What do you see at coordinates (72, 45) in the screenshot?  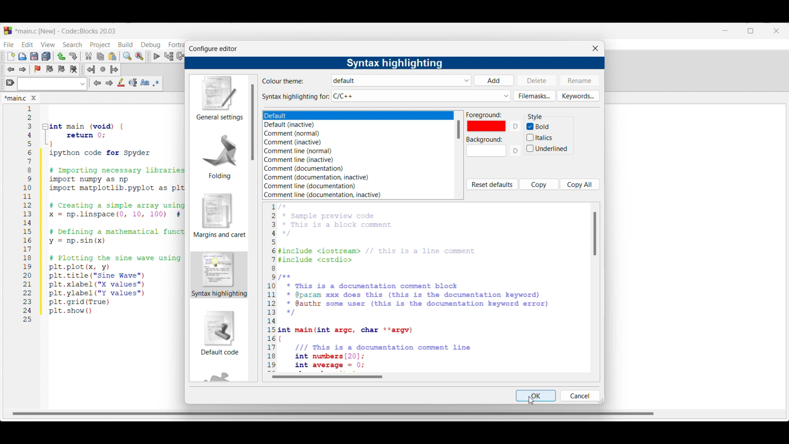 I see `Search menu` at bounding box center [72, 45].